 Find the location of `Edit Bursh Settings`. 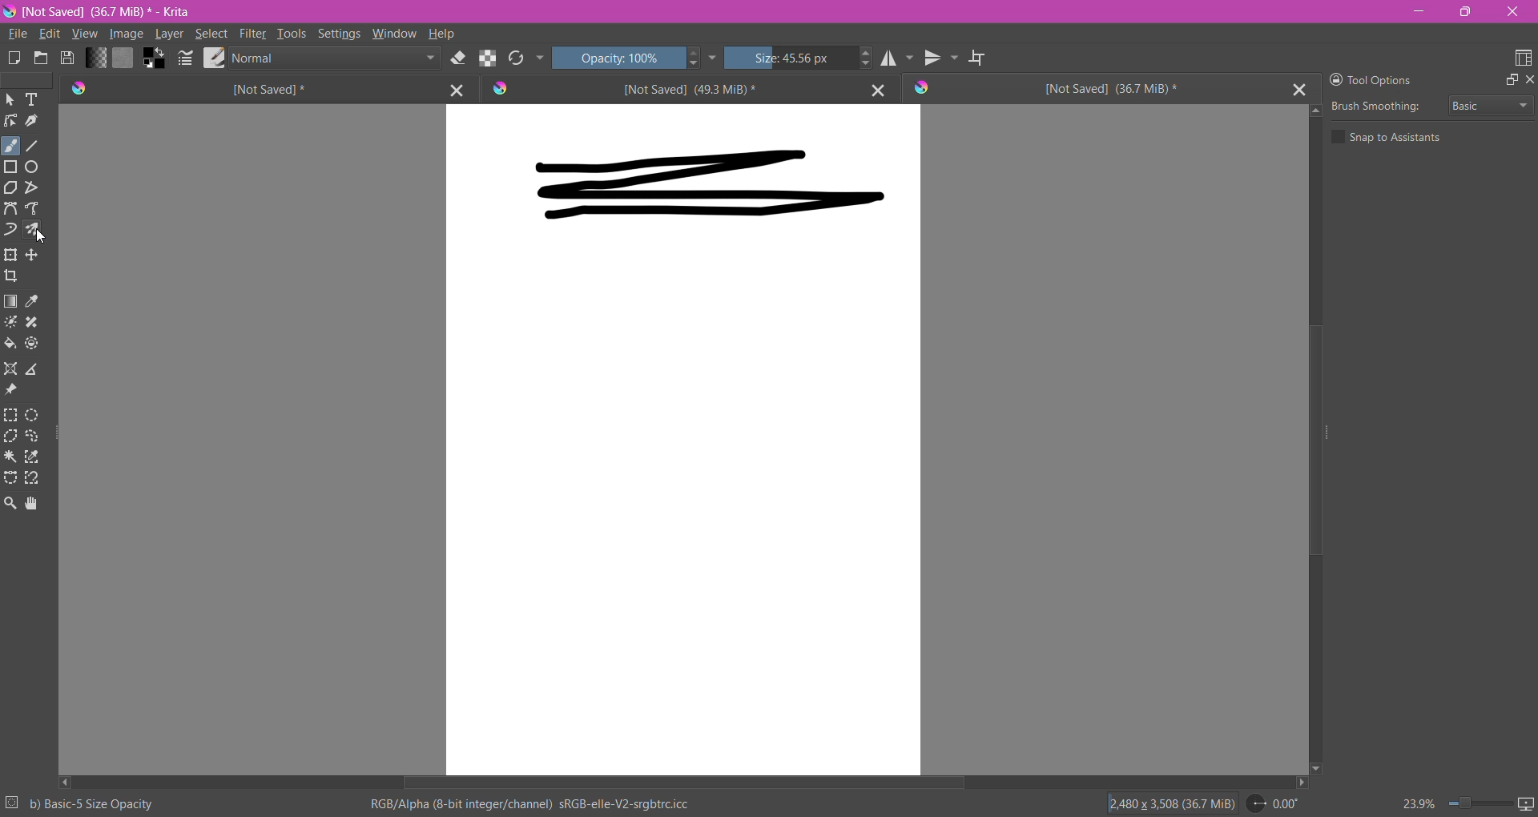

Edit Bursh Settings is located at coordinates (185, 59).